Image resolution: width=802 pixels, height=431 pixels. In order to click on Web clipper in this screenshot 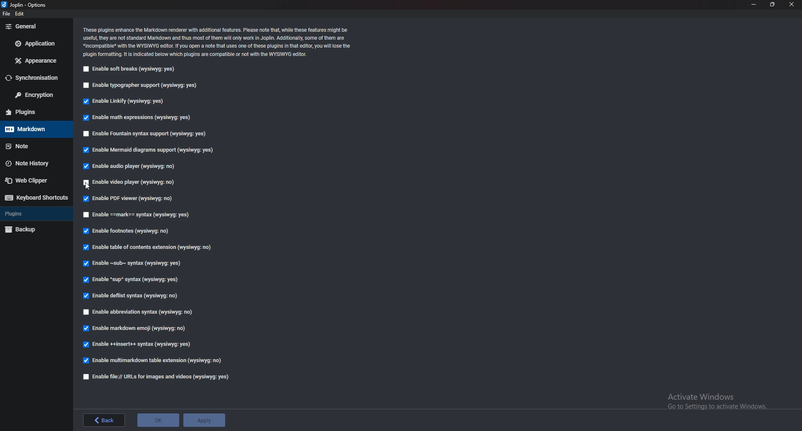, I will do `click(32, 182)`.